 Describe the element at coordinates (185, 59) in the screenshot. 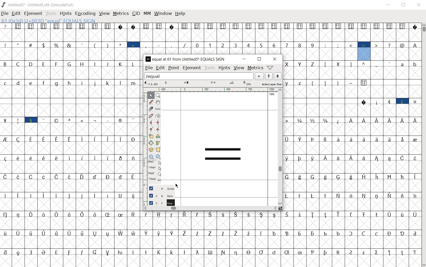

I see `EQUAL AT 61 FROM UNTITLED5 EQUAL SIGN` at that location.